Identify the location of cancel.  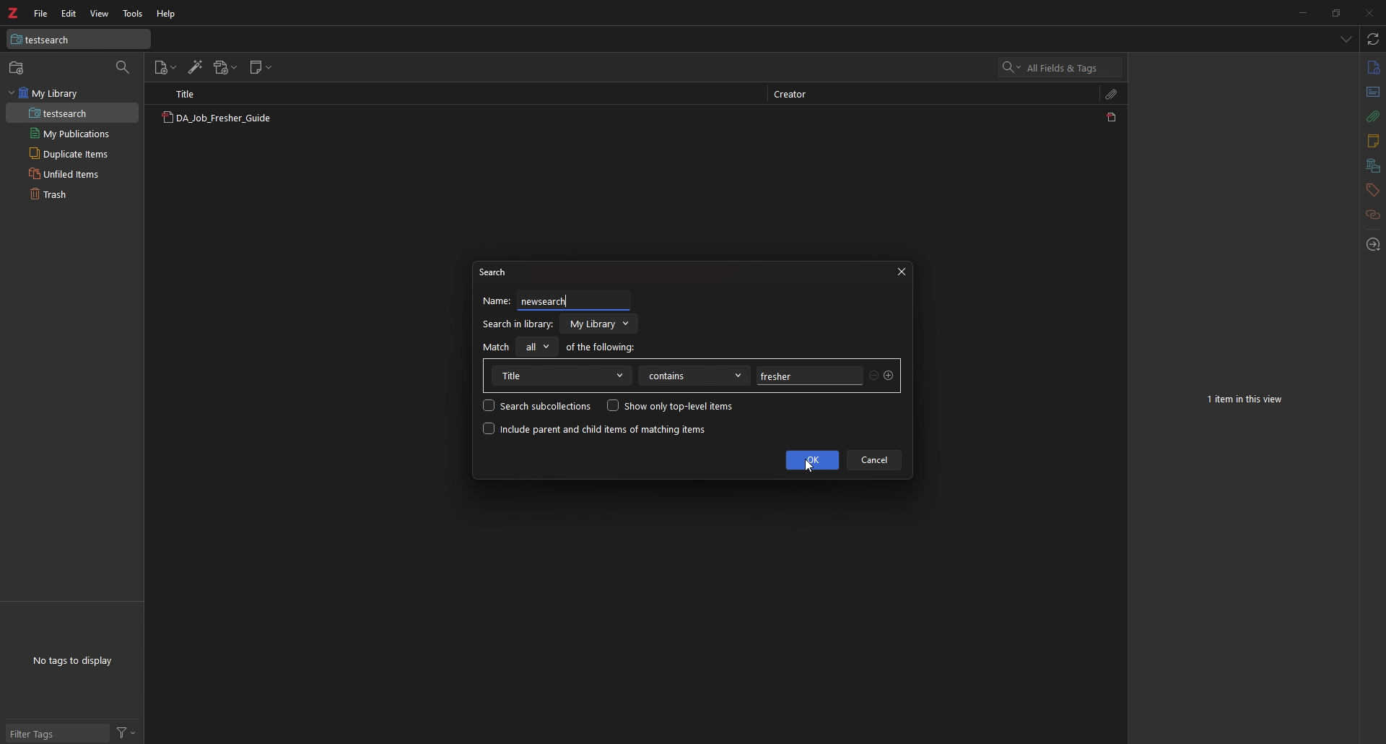
(874, 460).